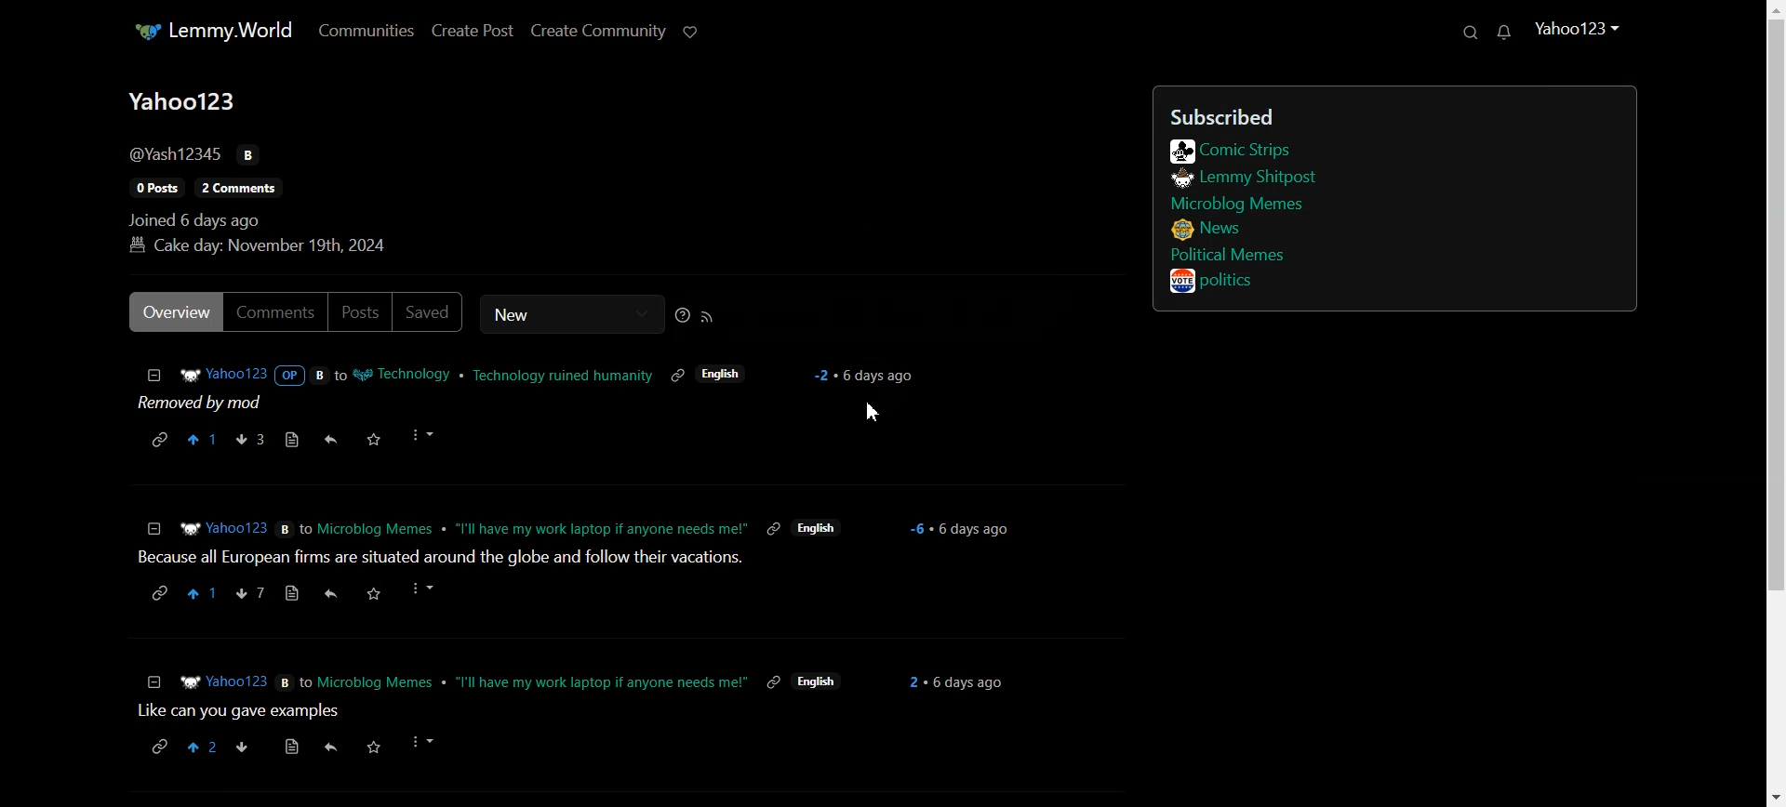 Image resolution: width=1786 pixels, height=807 pixels. I want to click on 2, so click(914, 681).